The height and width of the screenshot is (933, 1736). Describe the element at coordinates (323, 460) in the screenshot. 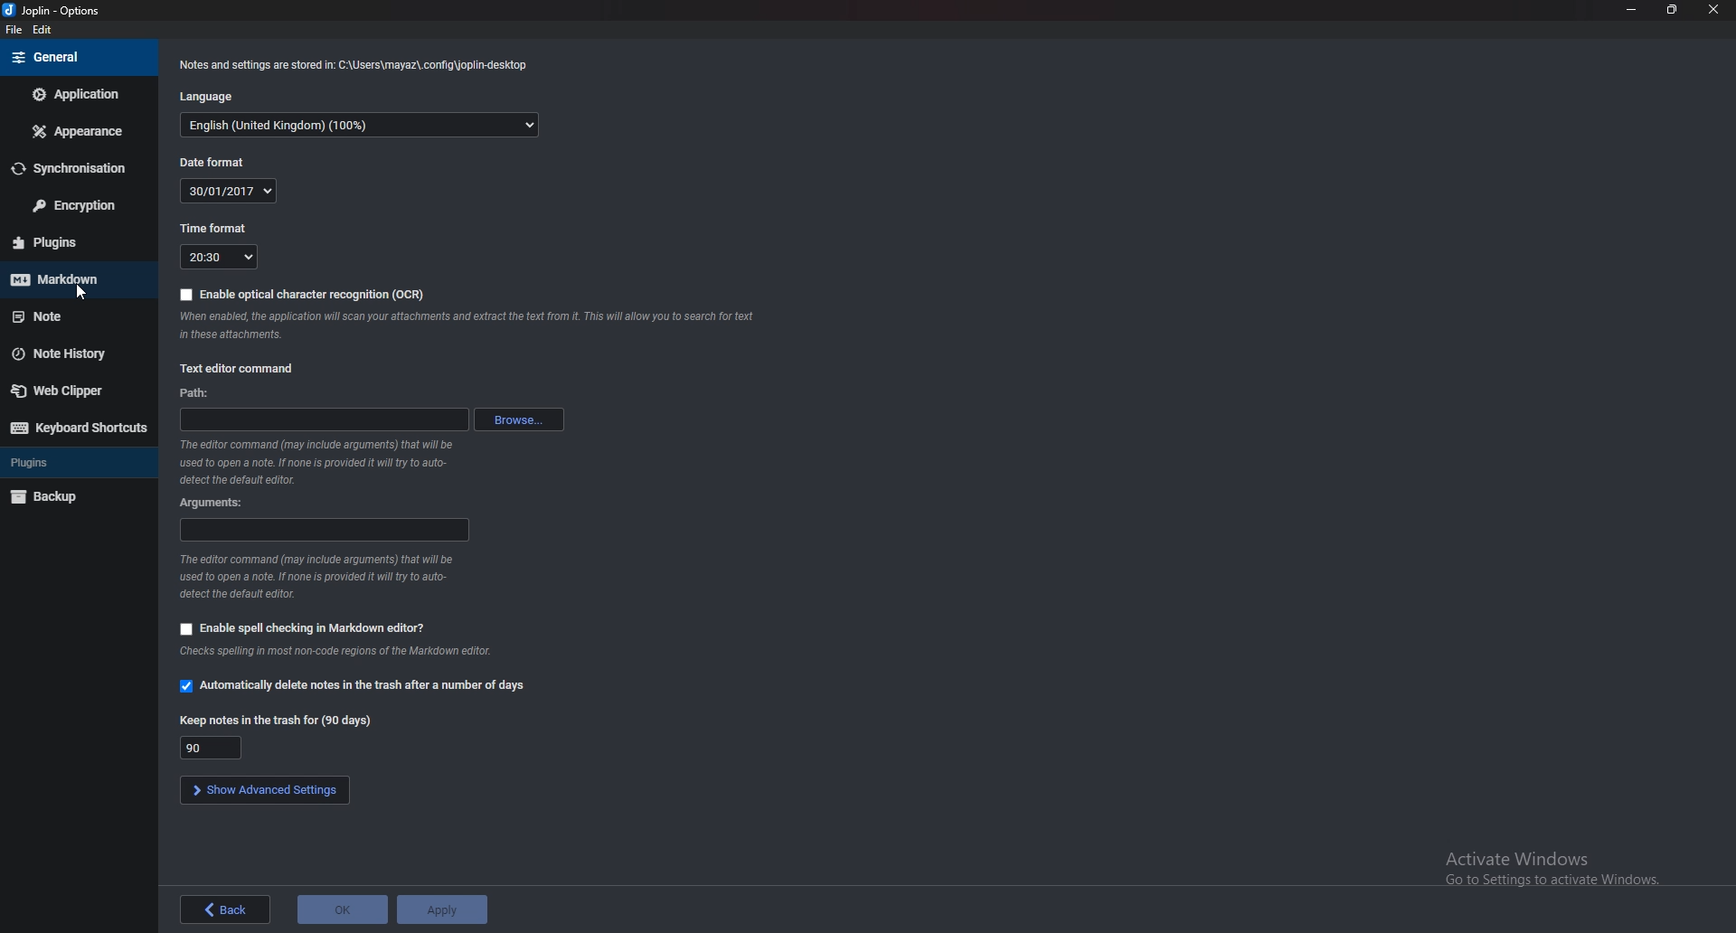

I see `info` at that location.